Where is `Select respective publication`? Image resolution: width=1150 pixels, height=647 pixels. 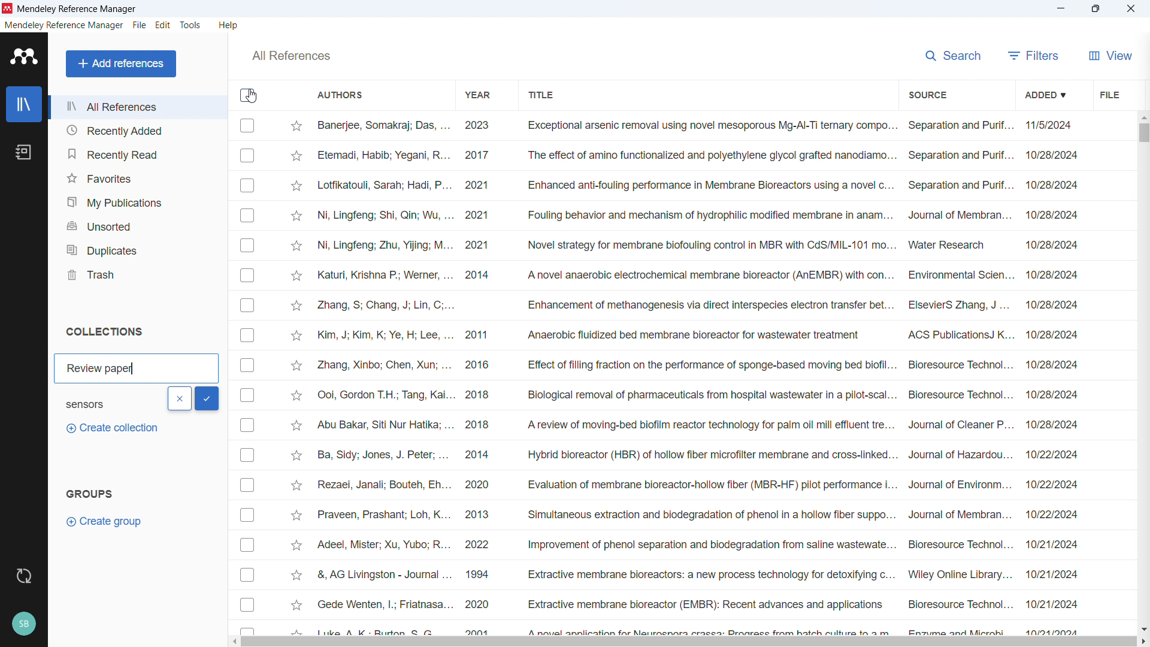 Select respective publication is located at coordinates (247, 515).